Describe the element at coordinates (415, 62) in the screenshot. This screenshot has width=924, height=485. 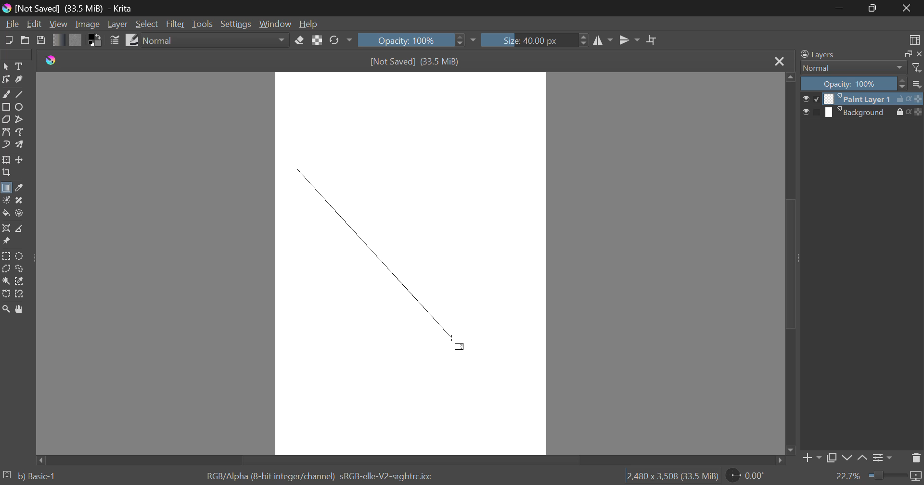
I see `[Not Saved] (33.5 MiB)` at that location.